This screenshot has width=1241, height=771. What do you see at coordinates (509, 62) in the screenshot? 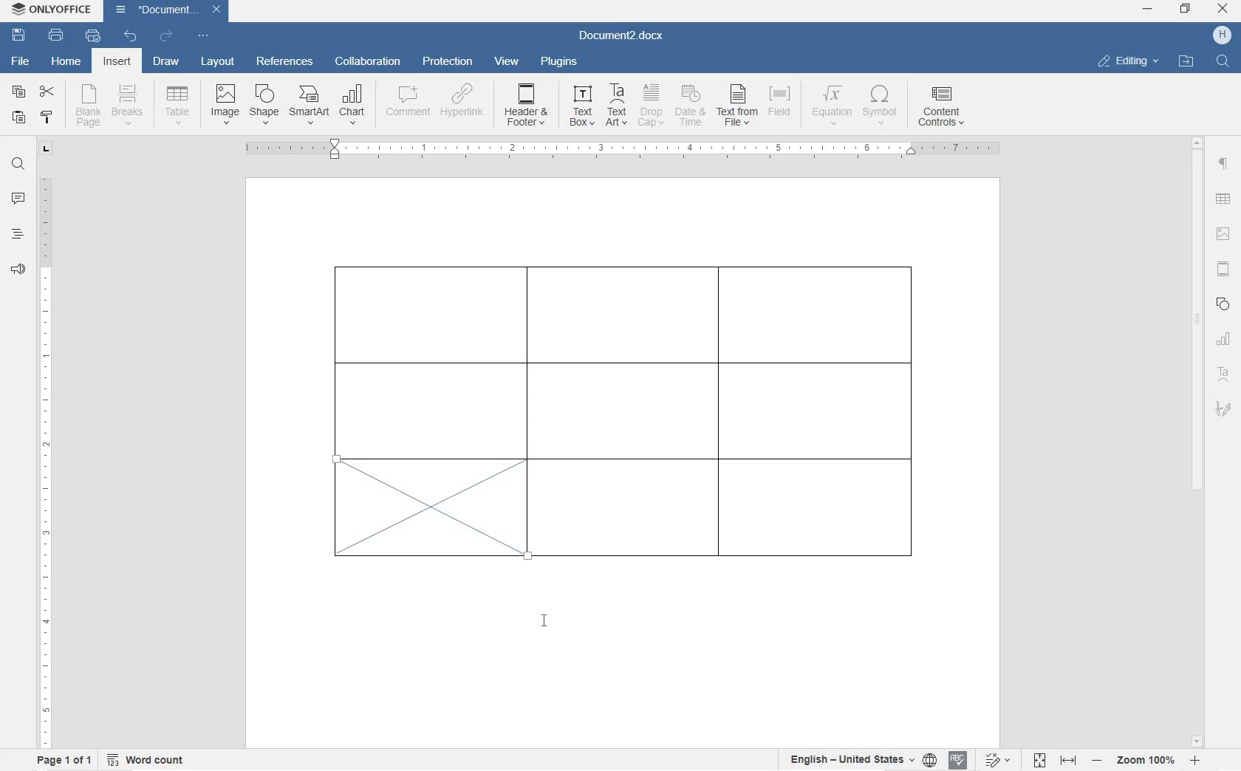
I see `view` at bounding box center [509, 62].